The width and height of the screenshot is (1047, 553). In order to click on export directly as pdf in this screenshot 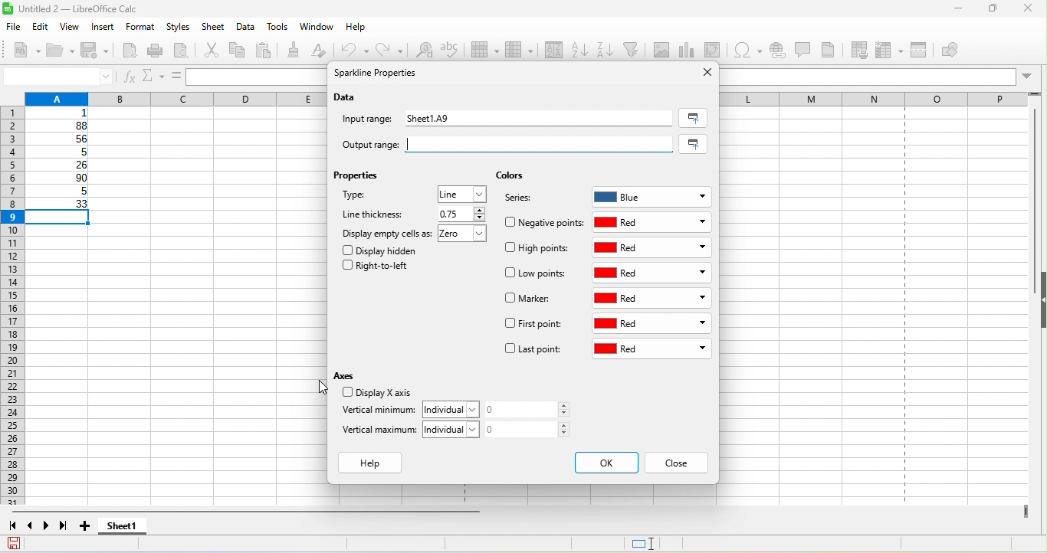, I will do `click(132, 52)`.